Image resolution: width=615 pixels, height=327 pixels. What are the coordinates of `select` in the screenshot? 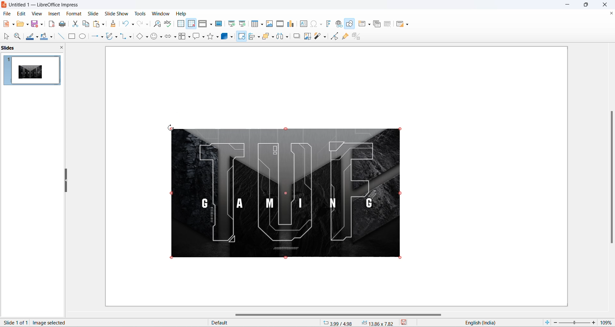 It's located at (5, 37).